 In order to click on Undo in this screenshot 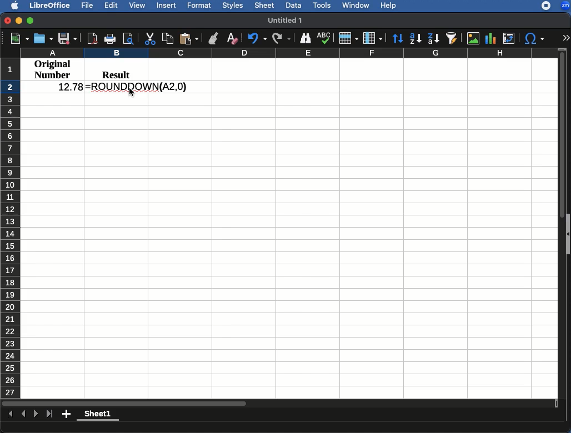, I will do `click(256, 38)`.